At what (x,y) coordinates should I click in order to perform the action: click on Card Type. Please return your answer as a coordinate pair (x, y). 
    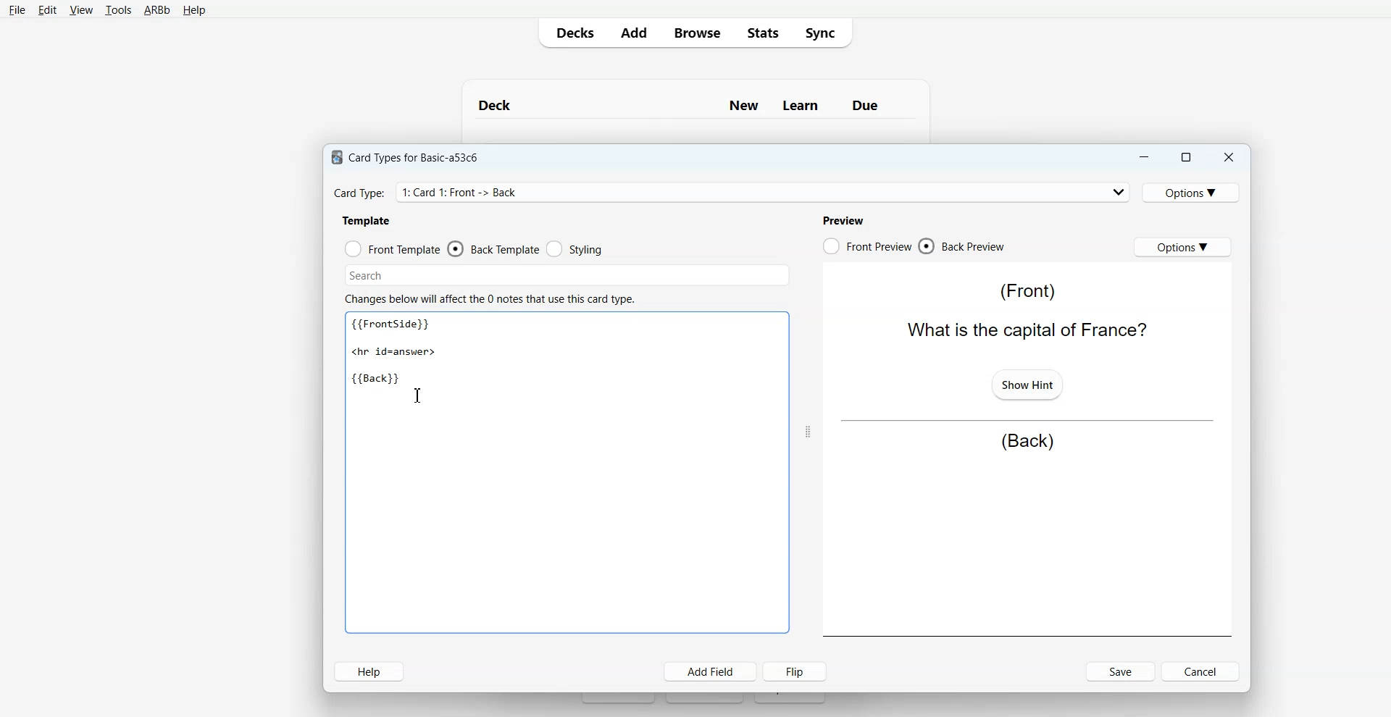
    Looking at the image, I should click on (732, 192).